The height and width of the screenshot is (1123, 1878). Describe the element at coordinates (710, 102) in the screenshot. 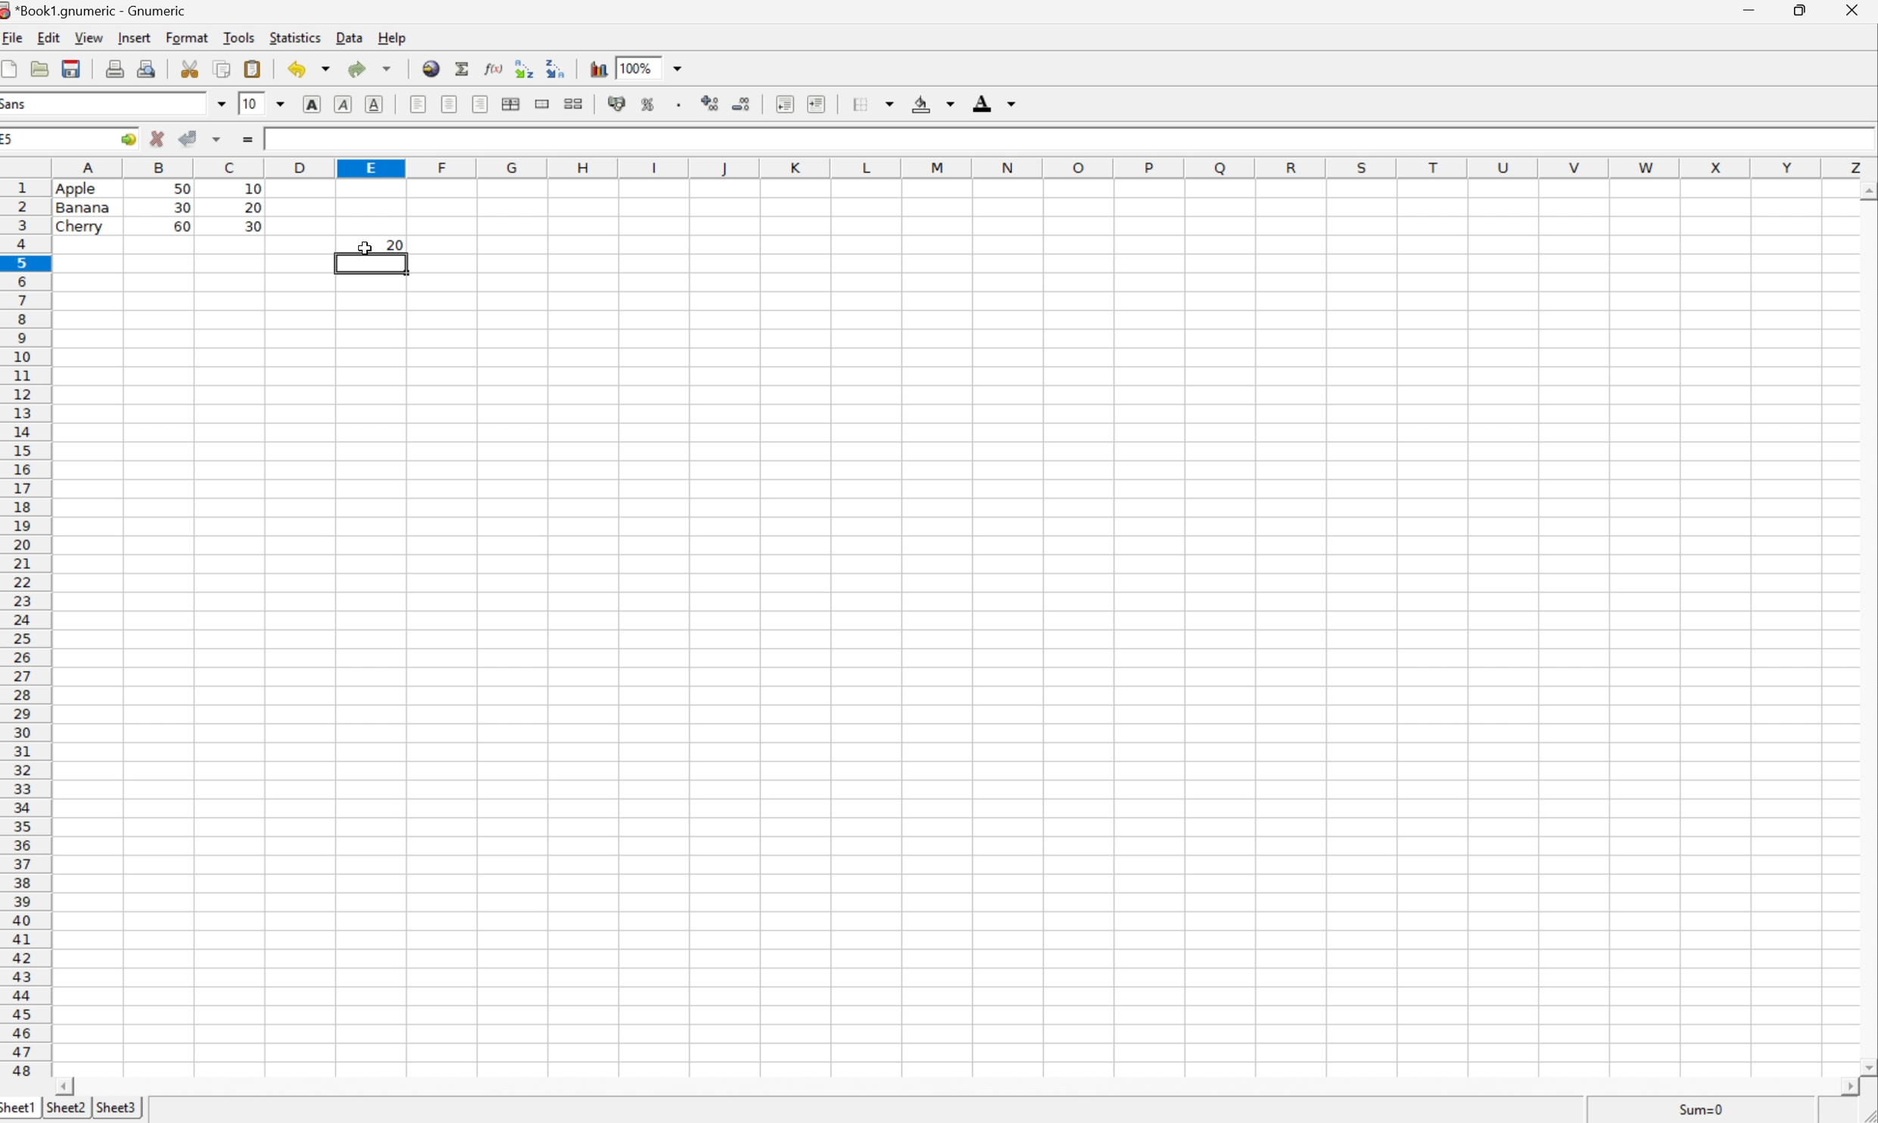

I see `increase number of decimals displayed` at that location.